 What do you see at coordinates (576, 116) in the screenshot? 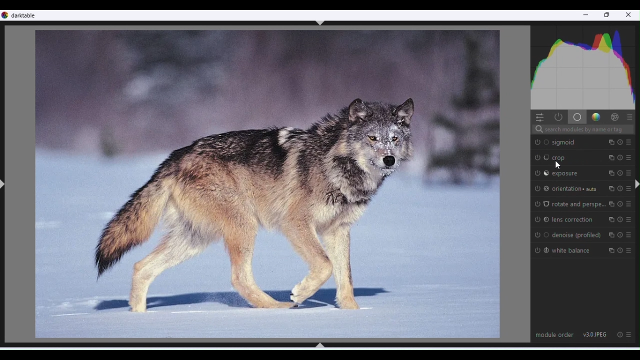
I see `Base` at bounding box center [576, 116].